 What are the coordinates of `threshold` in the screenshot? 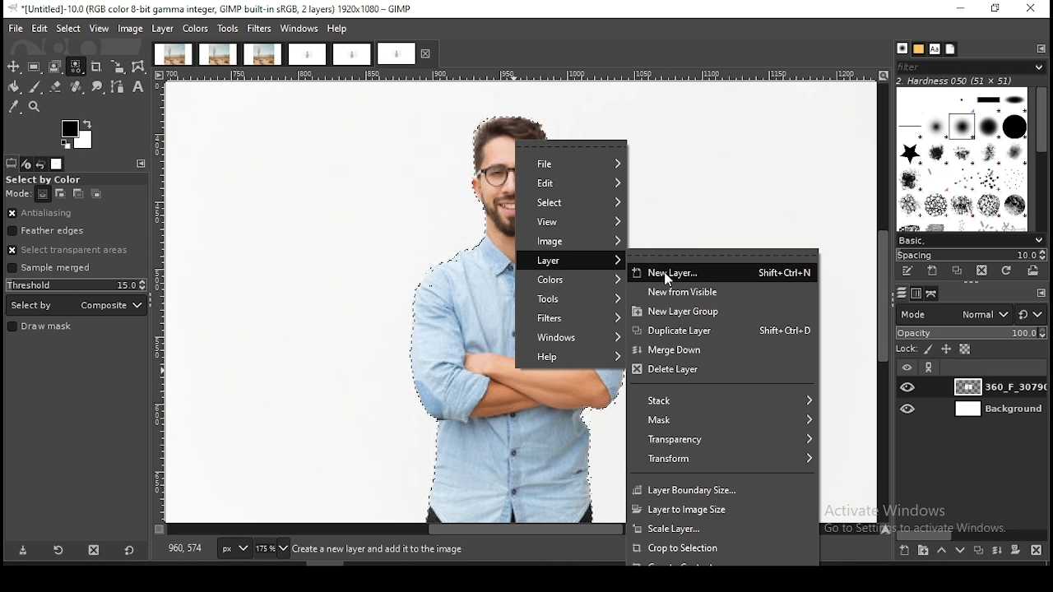 It's located at (77, 284).